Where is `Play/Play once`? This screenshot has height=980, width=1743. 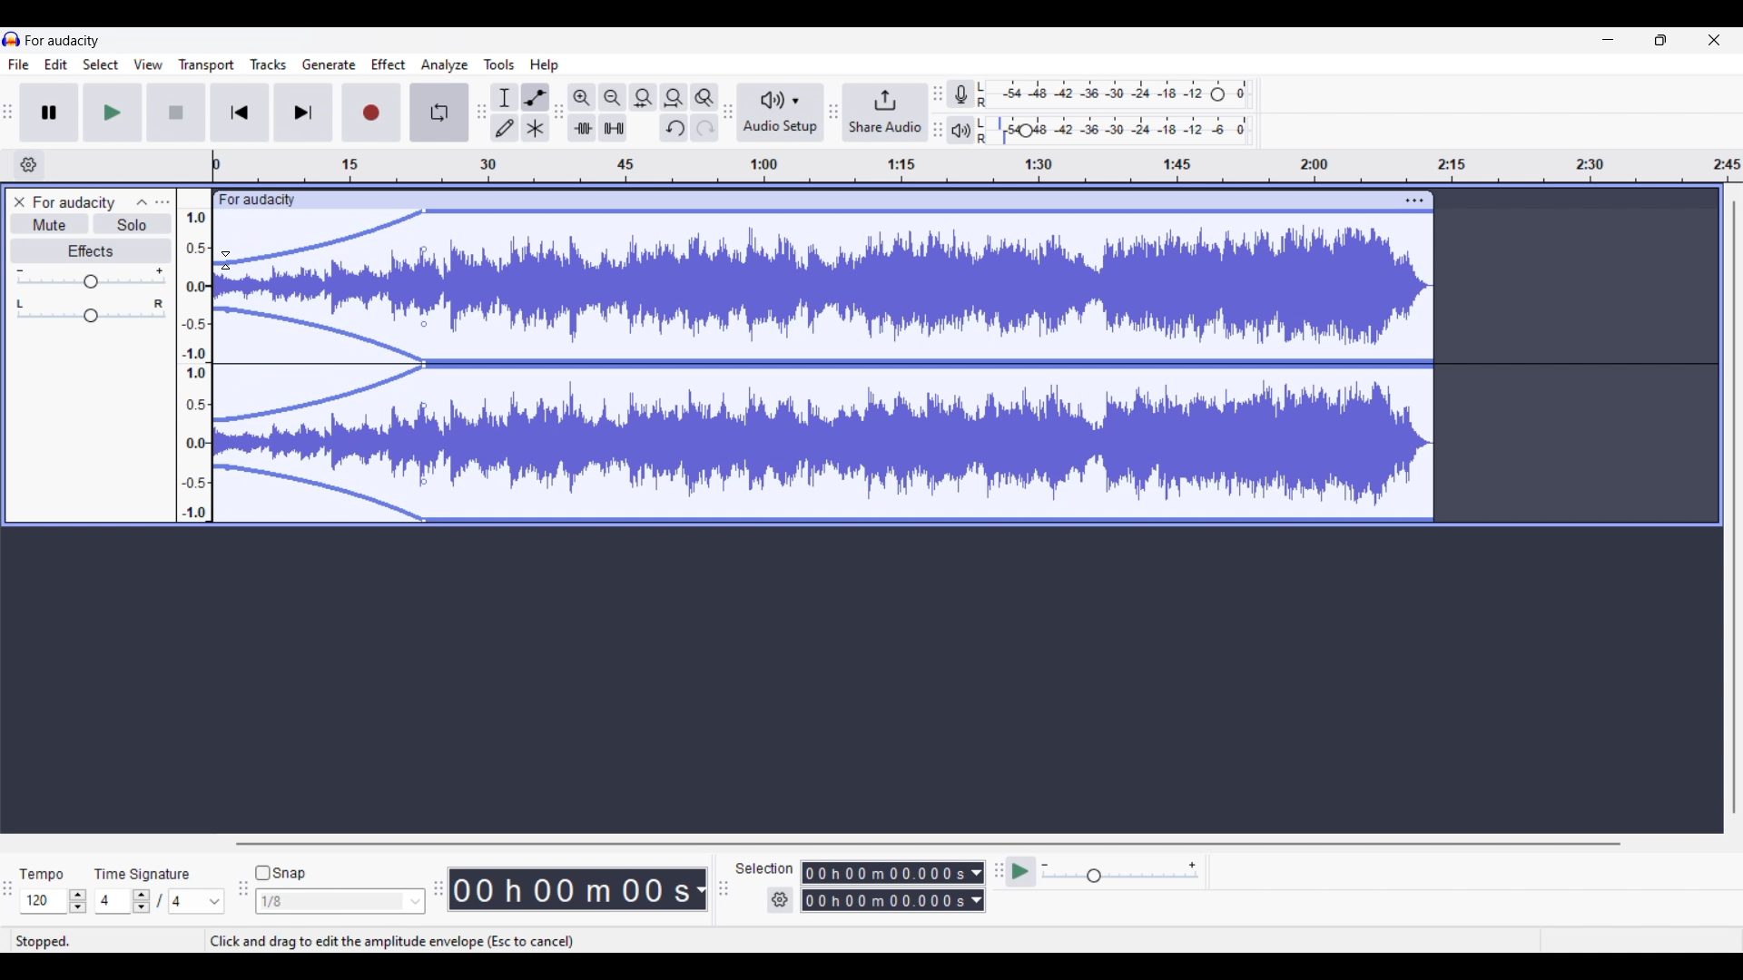
Play/Play once is located at coordinates (113, 113).